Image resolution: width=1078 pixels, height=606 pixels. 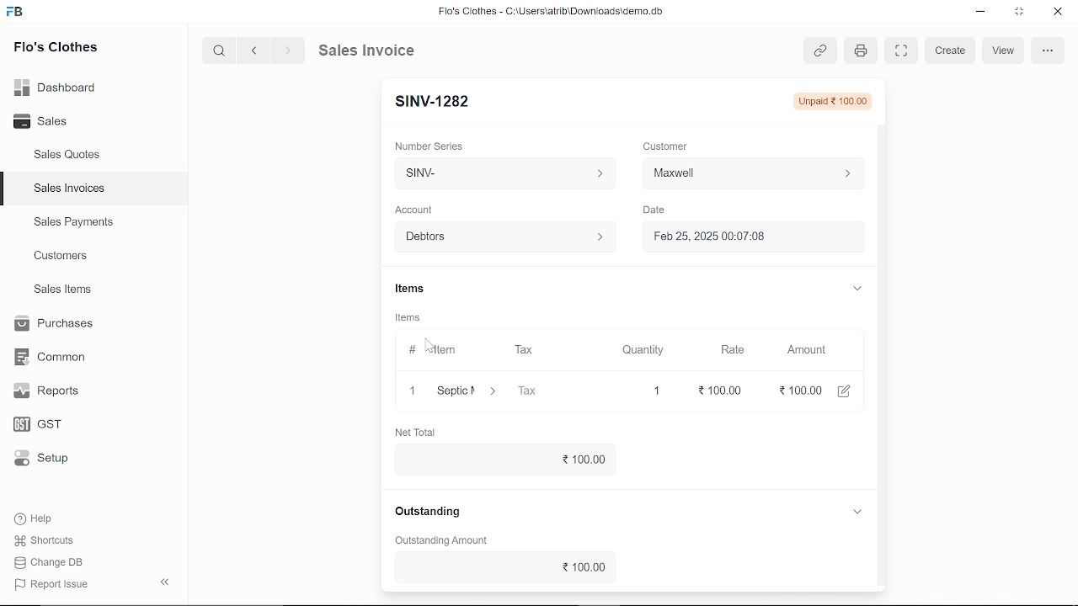 I want to click on Insert number series, so click(x=506, y=171).